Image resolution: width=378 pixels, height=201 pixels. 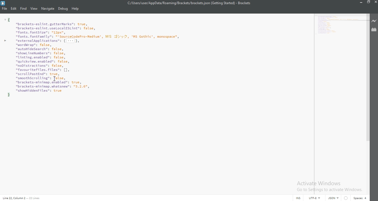 What do you see at coordinates (63, 9) in the screenshot?
I see `Debug` at bounding box center [63, 9].